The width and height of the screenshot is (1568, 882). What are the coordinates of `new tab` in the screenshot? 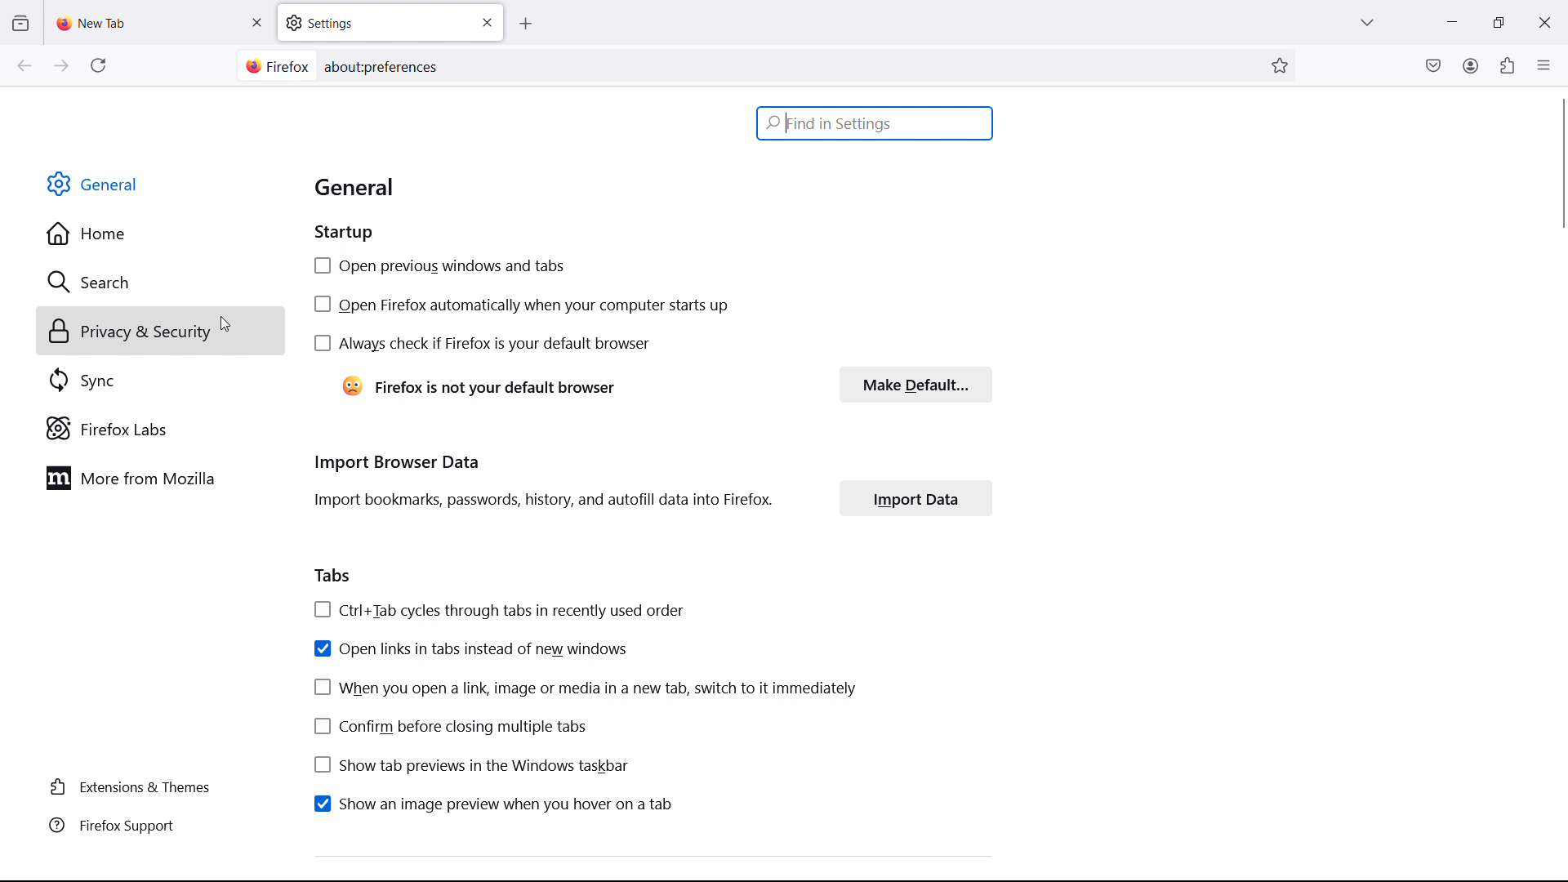 It's located at (94, 23).